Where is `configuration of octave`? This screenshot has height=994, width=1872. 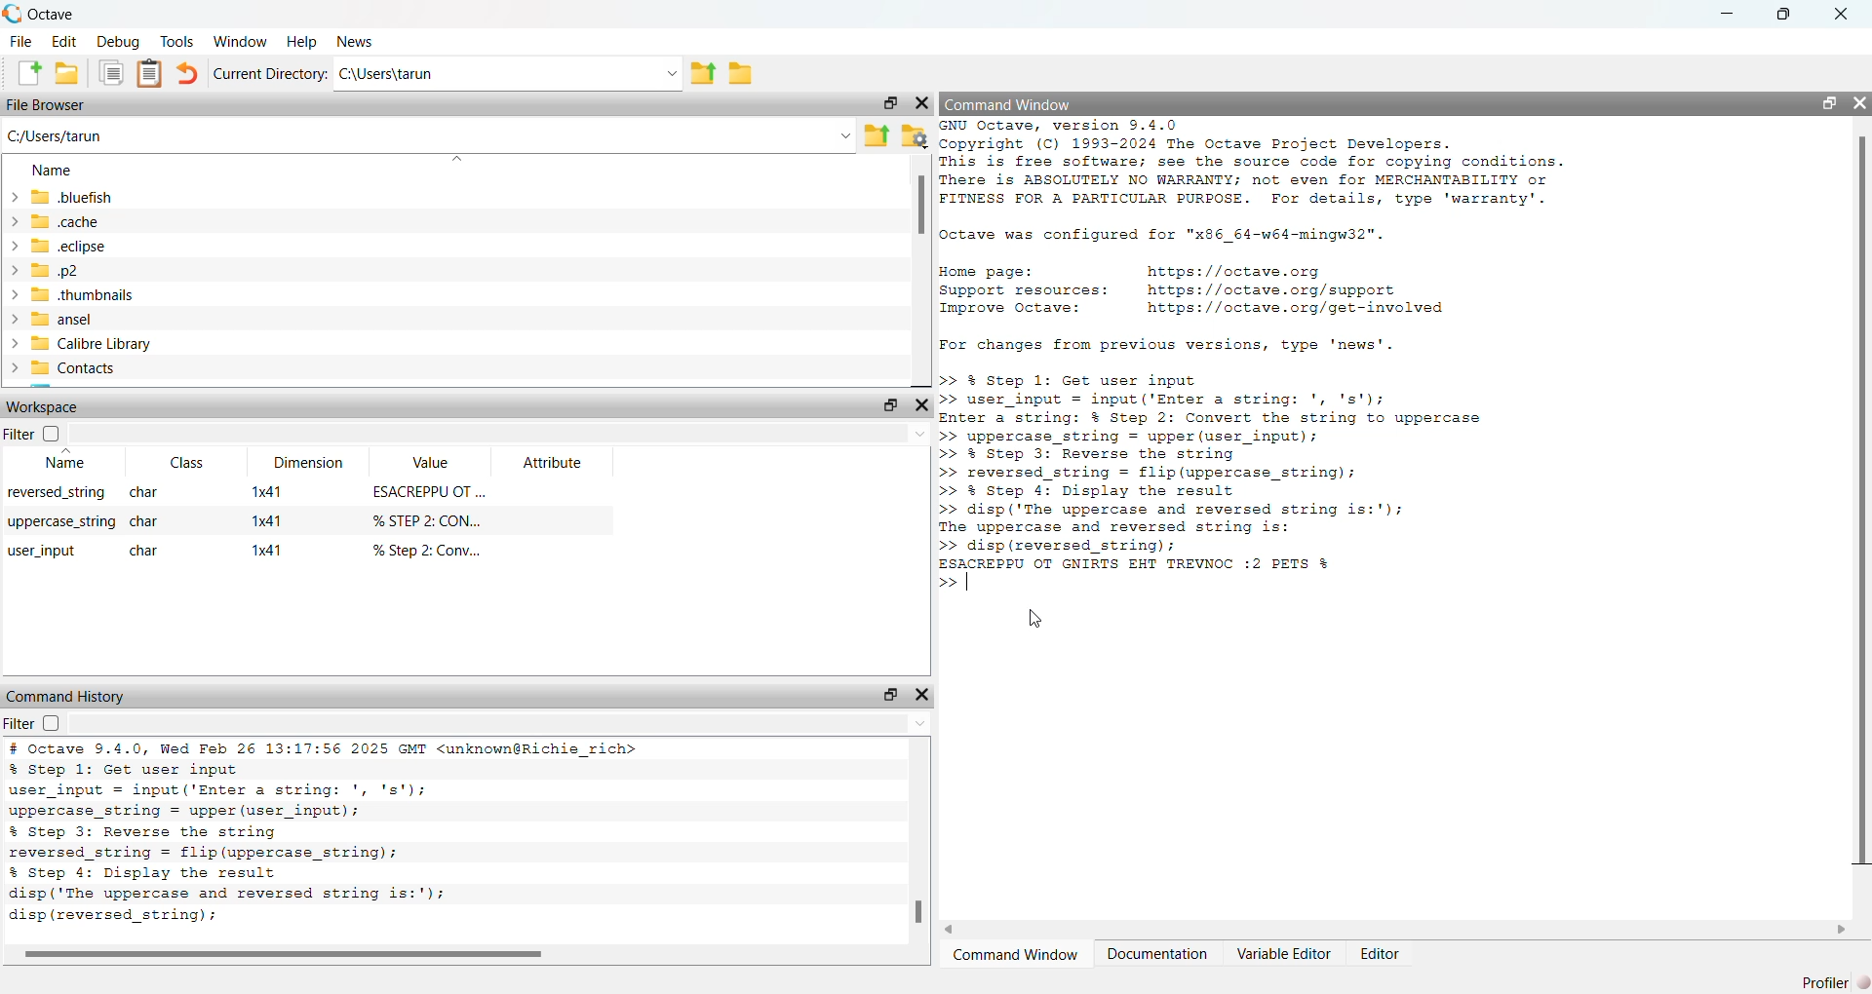
configuration of octave is located at coordinates (1163, 237).